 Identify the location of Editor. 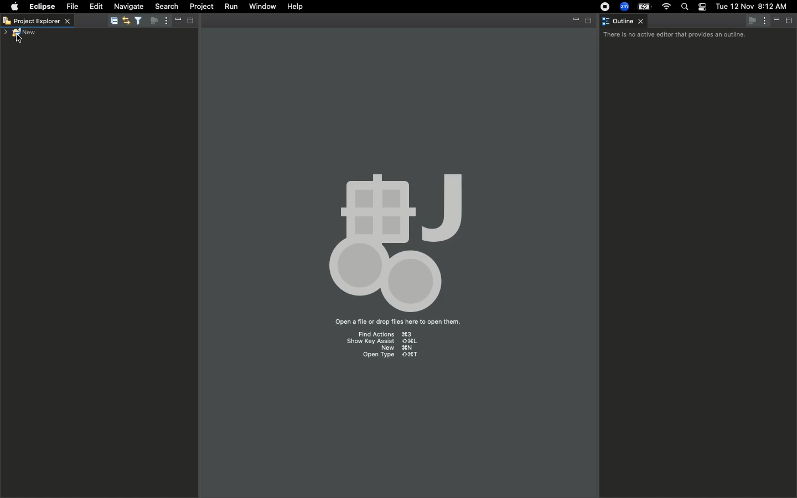
(126, 20).